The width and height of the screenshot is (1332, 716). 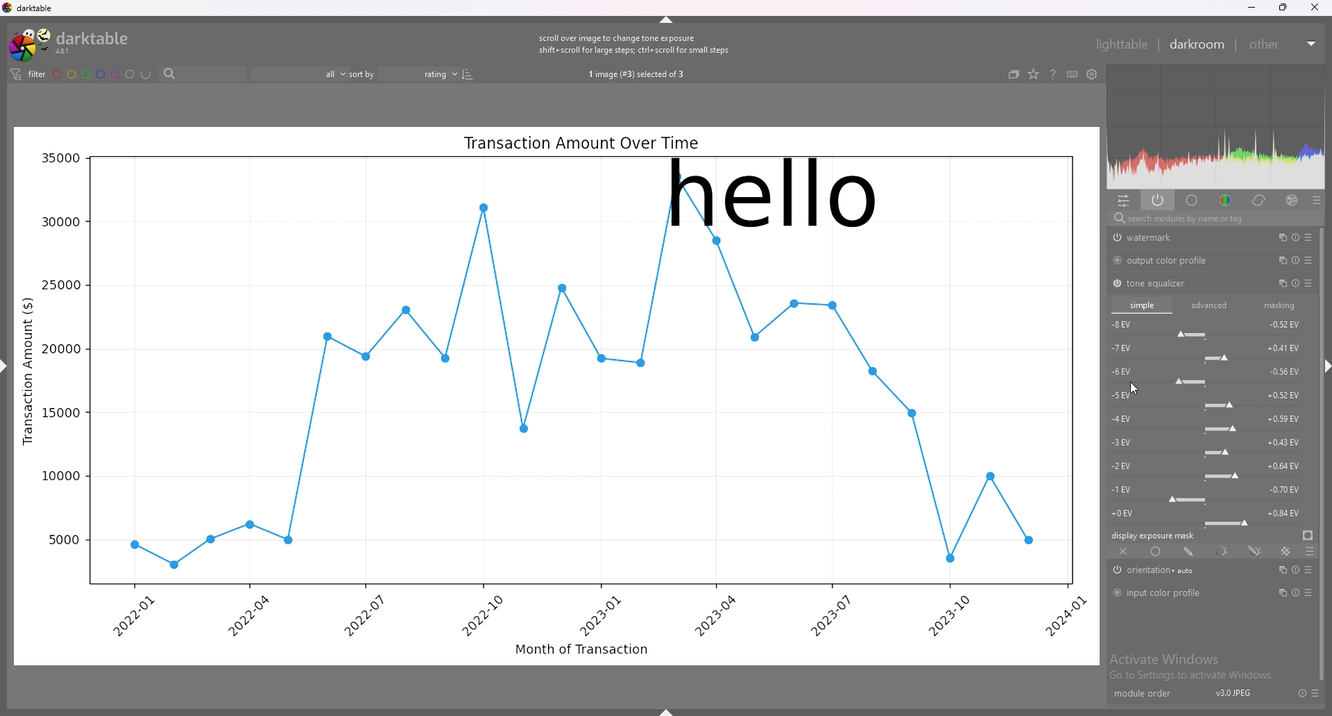 What do you see at coordinates (581, 648) in the screenshot?
I see `Month of Transaction` at bounding box center [581, 648].